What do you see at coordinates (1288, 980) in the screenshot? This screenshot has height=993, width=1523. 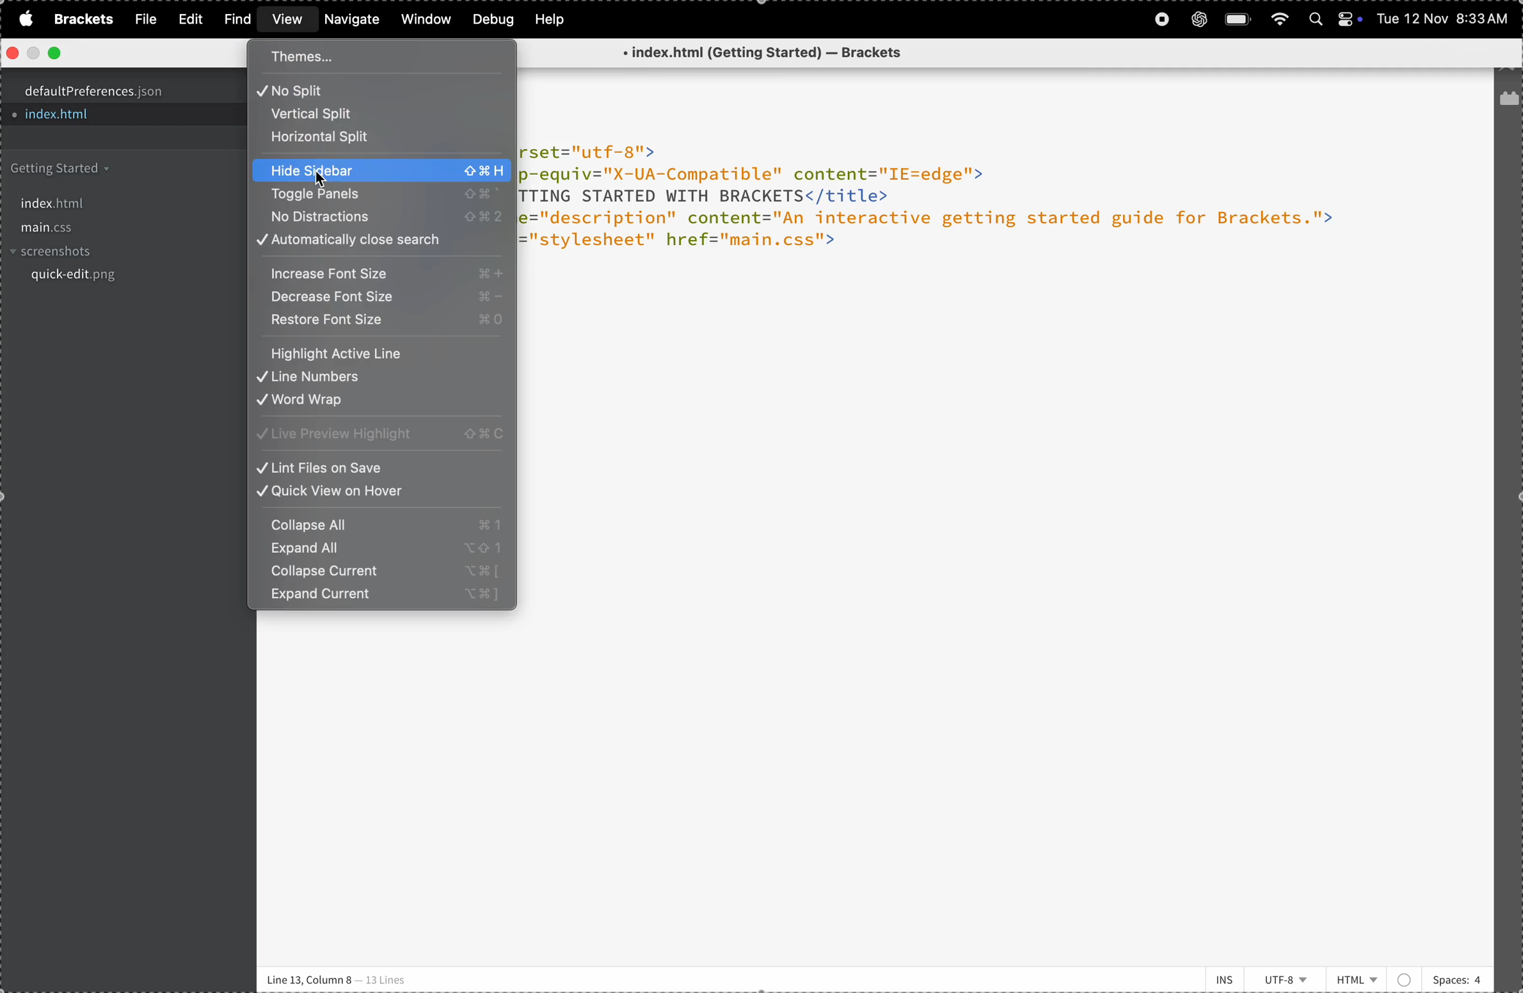 I see `utf 8` at bounding box center [1288, 980].